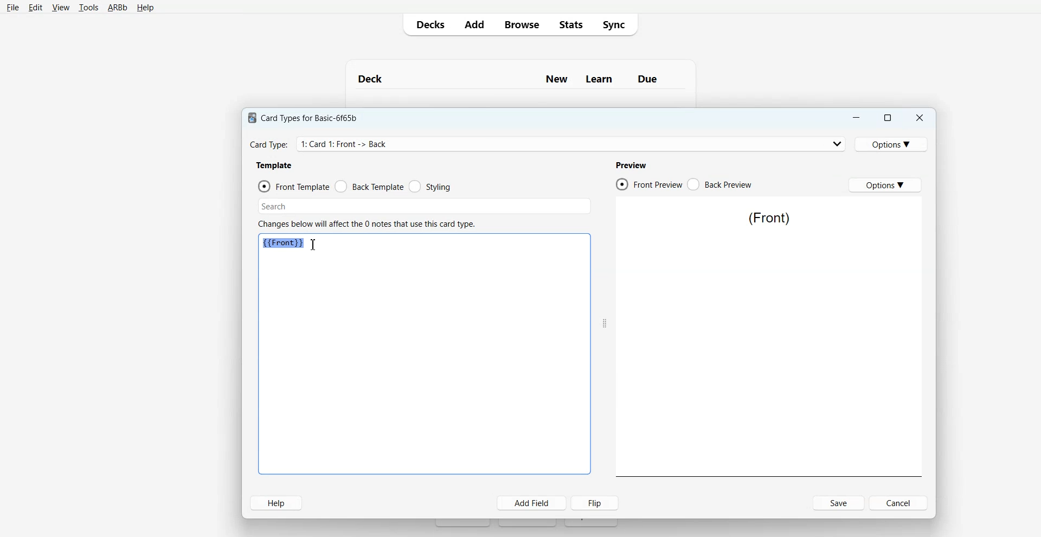 The width and height of the screenshot is (1041, 537). I want to click on Back Template, so click(370, 186).